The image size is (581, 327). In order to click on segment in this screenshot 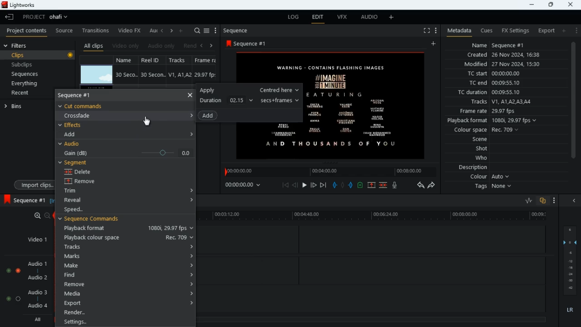, I will do `click(75, 163)`.